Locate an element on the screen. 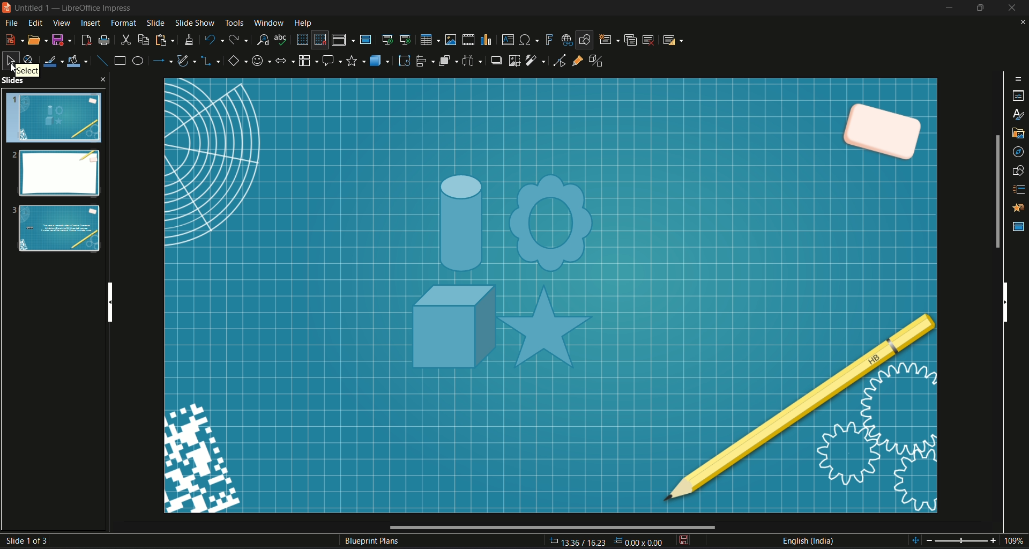  connectors is located at coordinates (211, 62).